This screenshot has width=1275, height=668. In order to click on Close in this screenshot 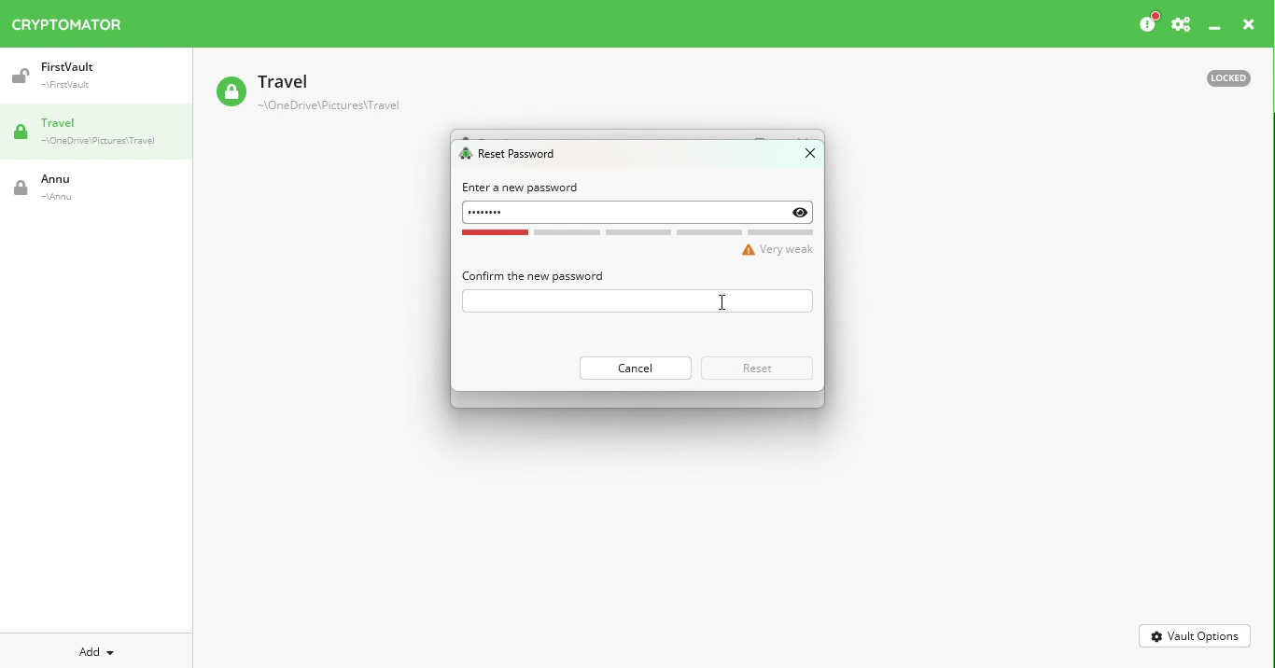, I will do `click(802, 157)`.